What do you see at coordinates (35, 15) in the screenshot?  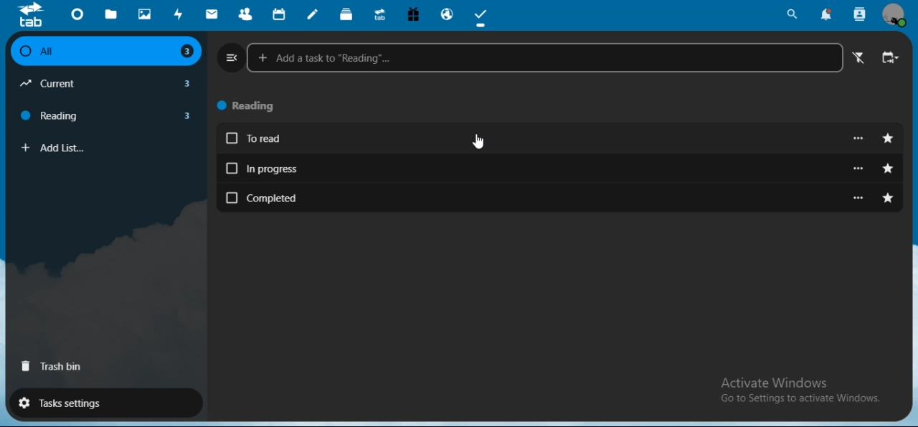 I see `icon` at bounding box center [35, 15].